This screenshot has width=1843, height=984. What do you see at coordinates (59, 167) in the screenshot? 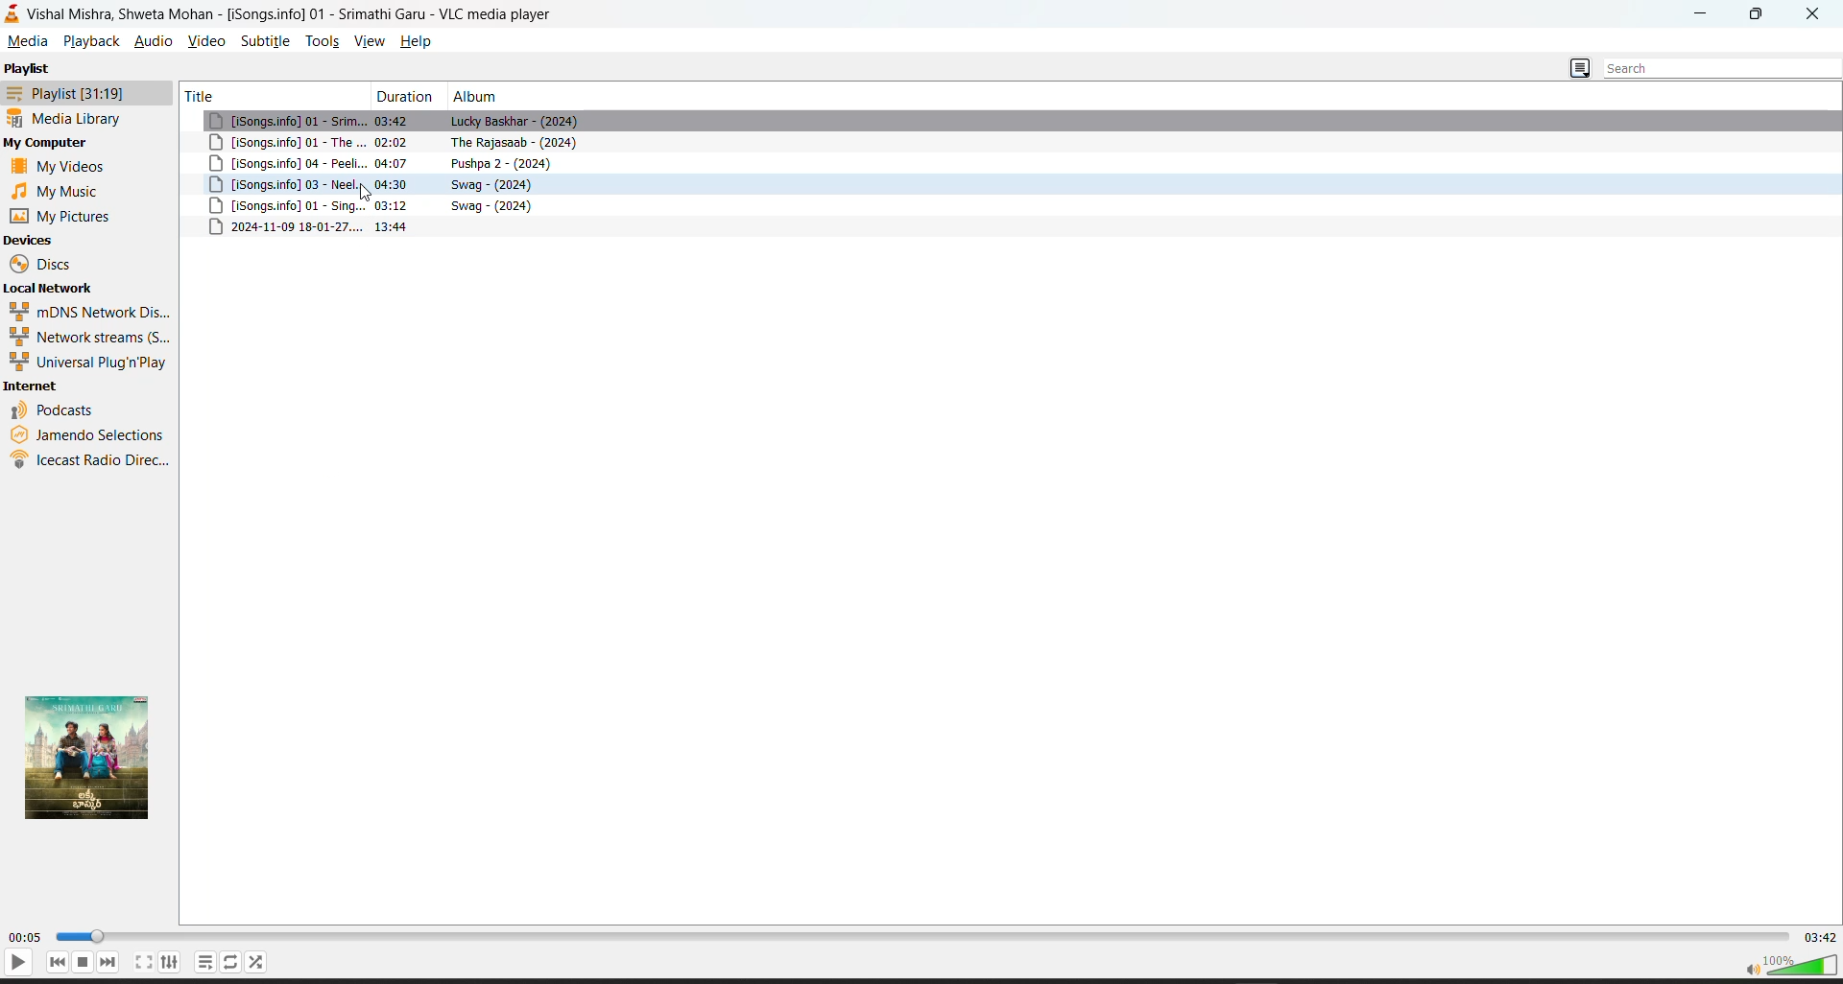
I see `videos` at bounding box center [59, 167].